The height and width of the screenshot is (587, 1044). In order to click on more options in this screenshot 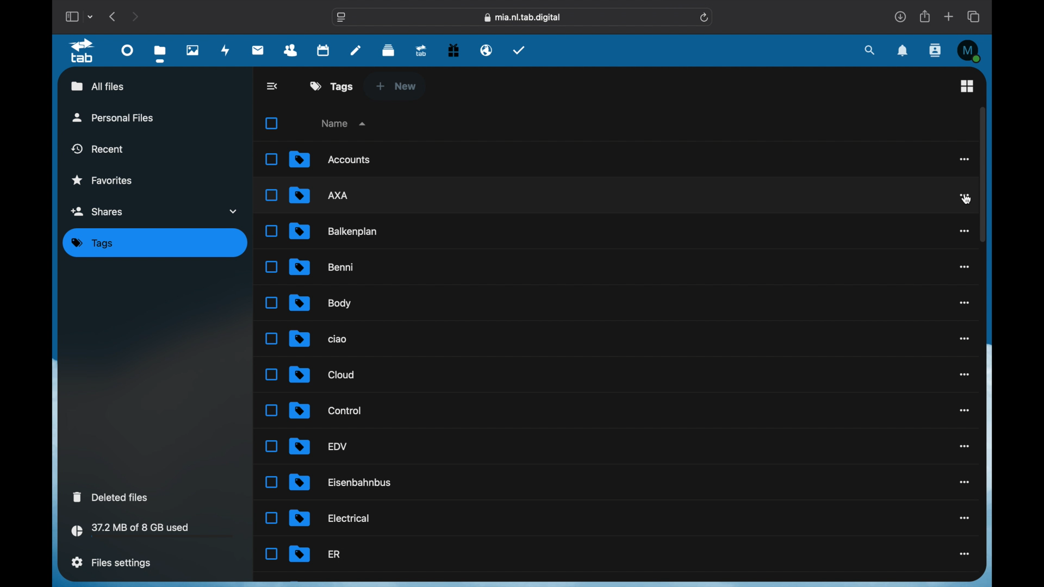, I will do `click(964, 446)`.